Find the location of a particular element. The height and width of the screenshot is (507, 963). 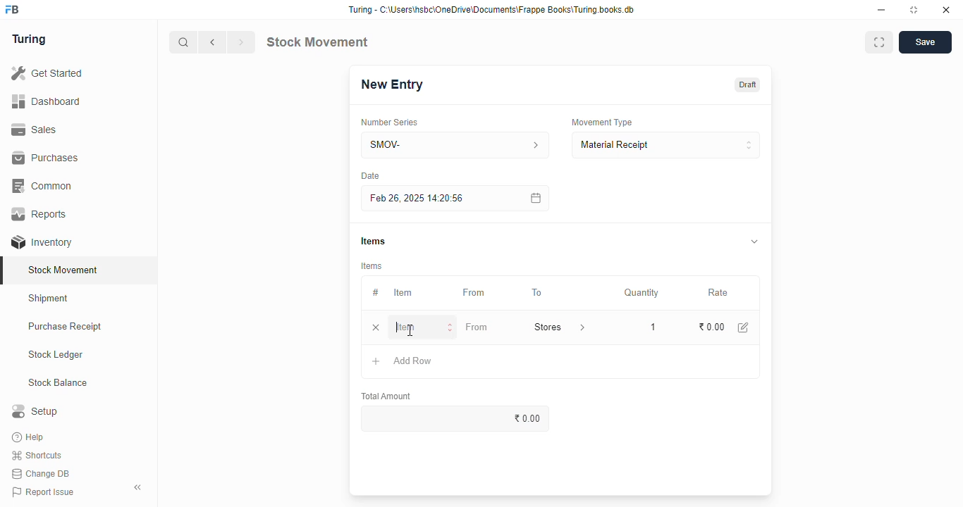

toggle maximize is located at coordinates (913, 10).